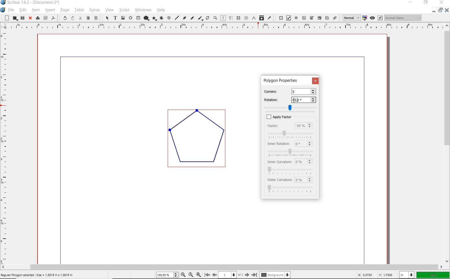 This screenshot has width=450, height=279. What do you see at coordinates (130, 17) in the screenshot?
I see `render frame` at bounding box center [130, 17].